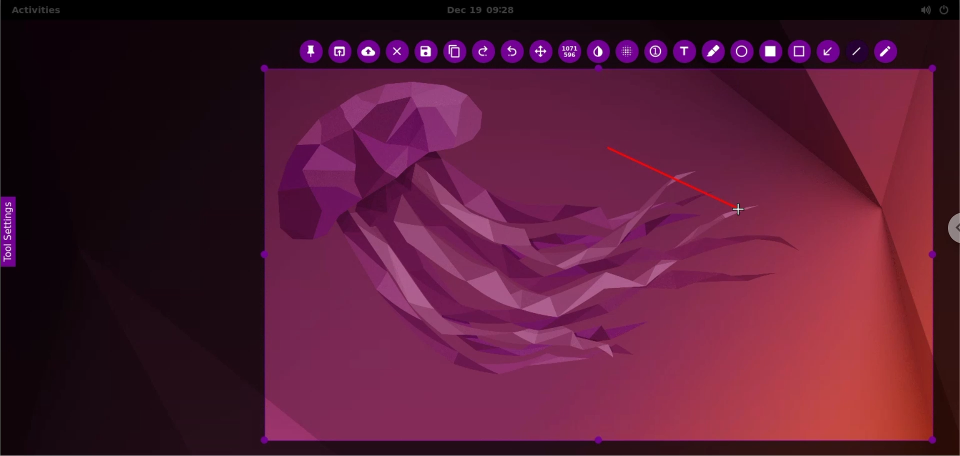 The width and height of the screenshot is (960, 456). What do you see at coordinates (628, 51) in the screenshot?
I see `pixellete ` at bounding box center [628, 51].